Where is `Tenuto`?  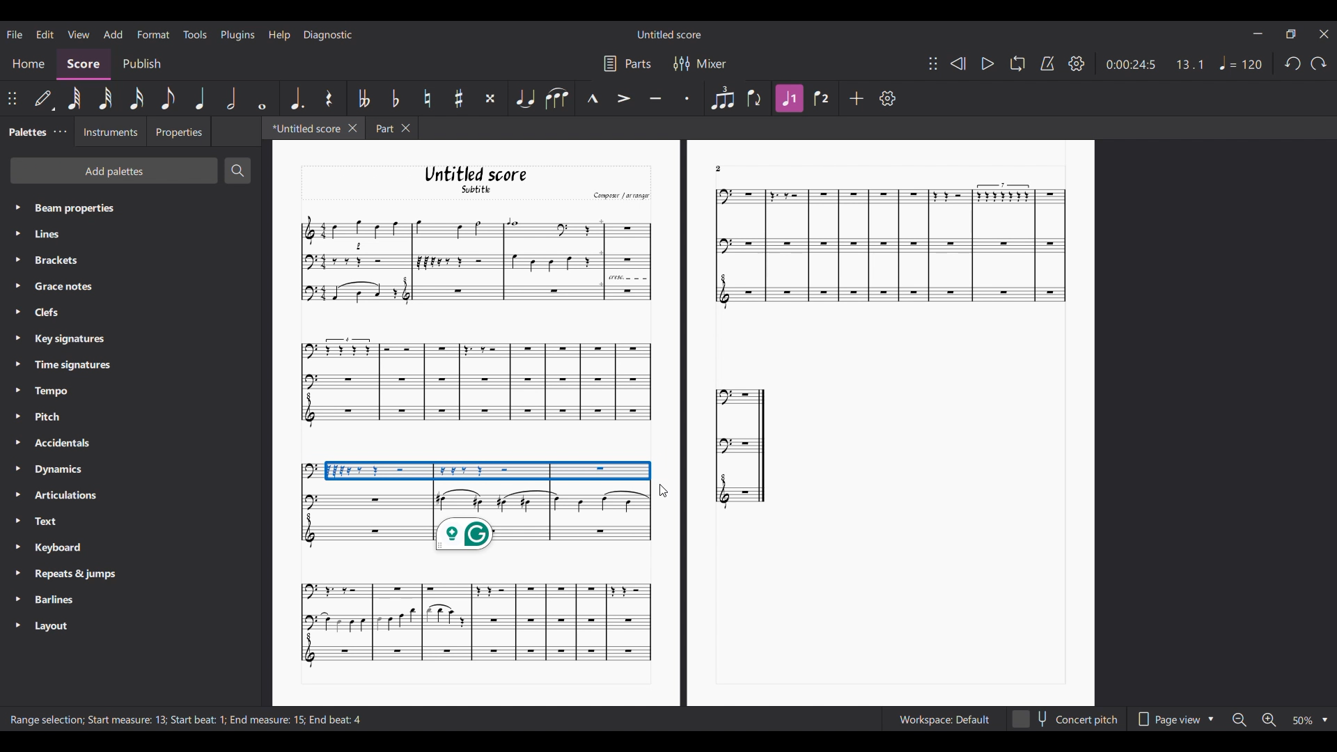
Tenuto is located at coordinates (655, 99).